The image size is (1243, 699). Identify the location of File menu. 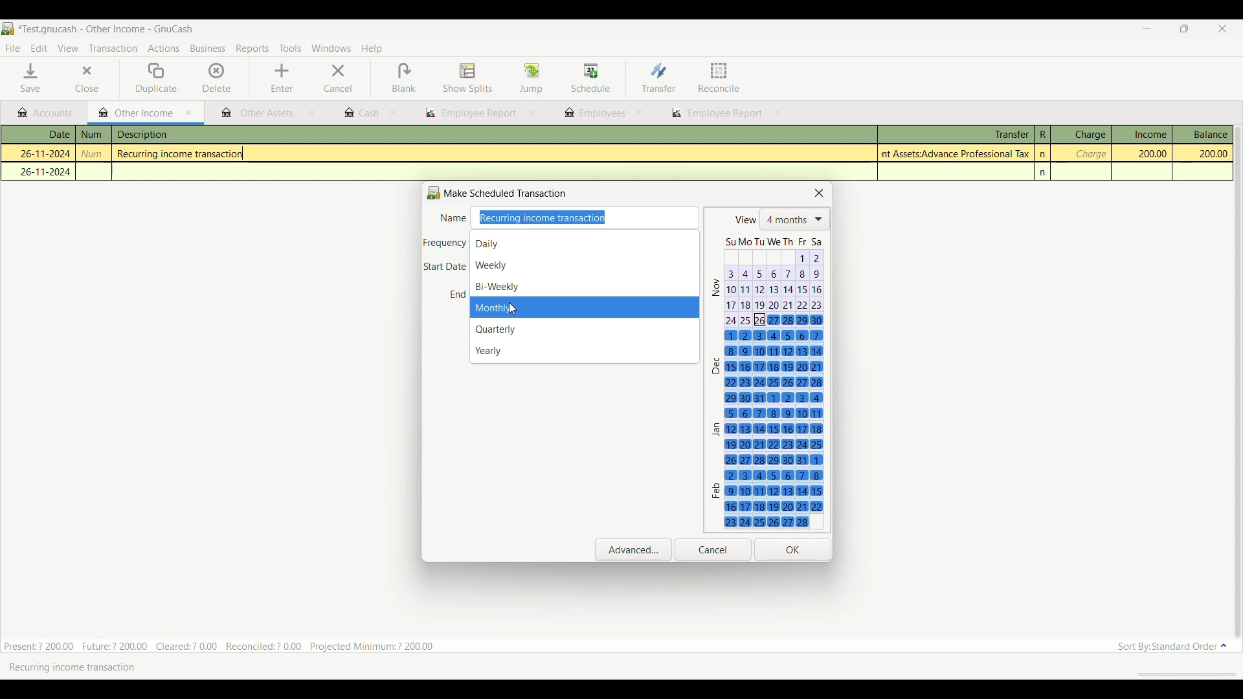
(12, 49).